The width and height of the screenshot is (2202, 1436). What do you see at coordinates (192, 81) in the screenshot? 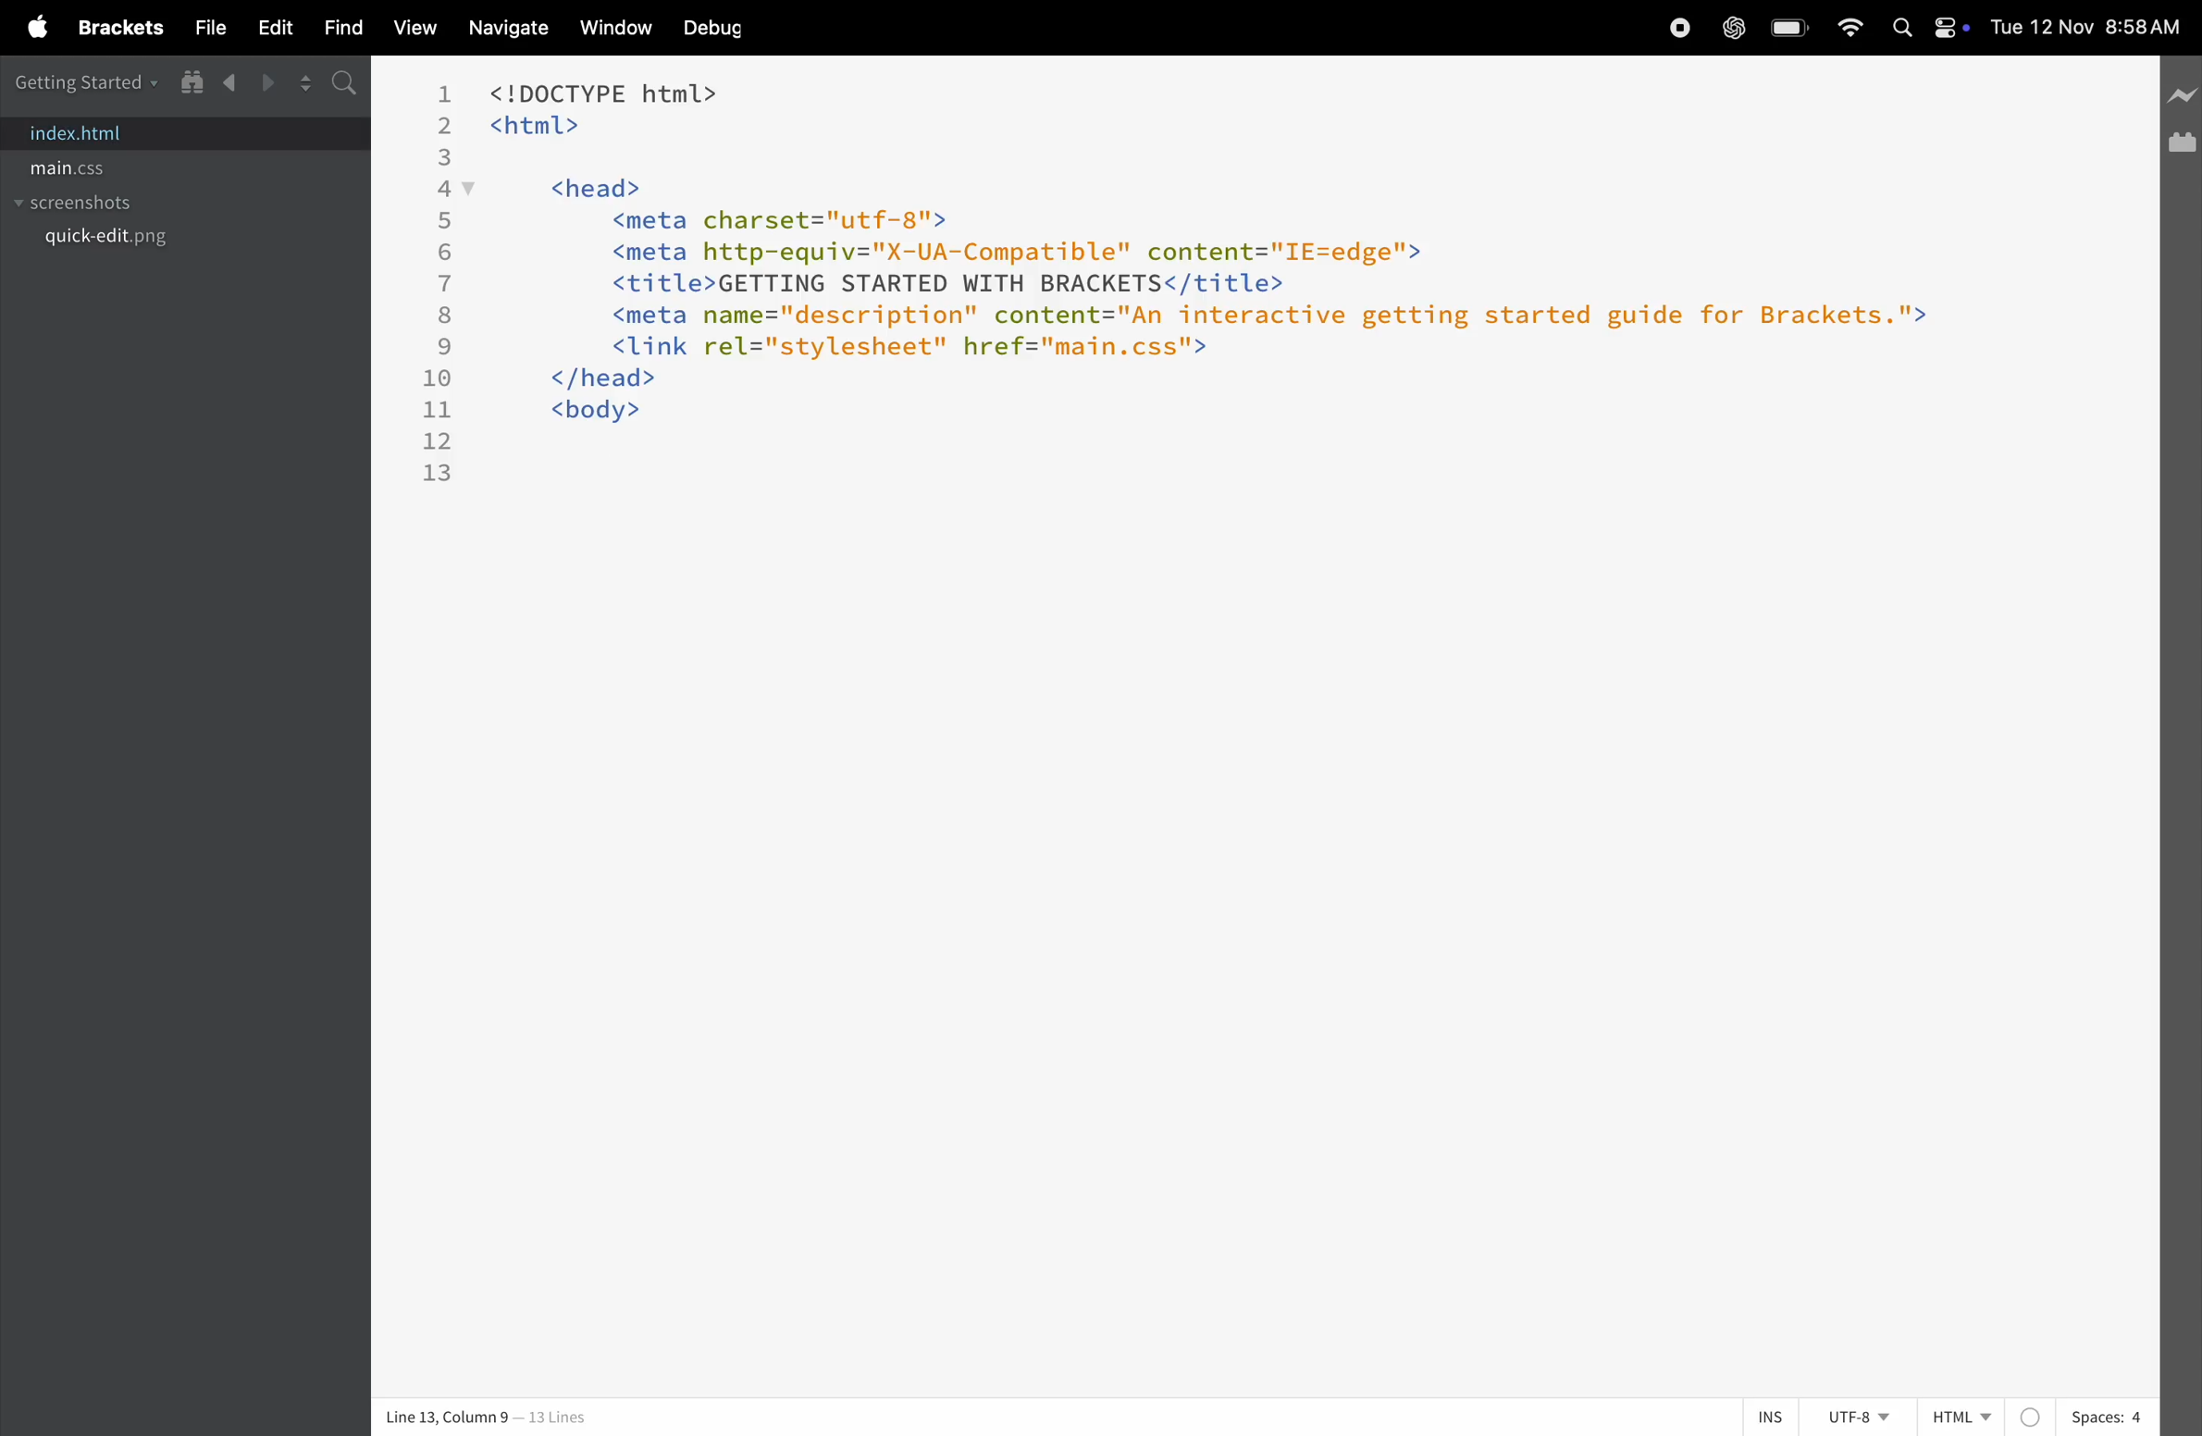
I see `show in file tree` at bounding box center [192, 81].